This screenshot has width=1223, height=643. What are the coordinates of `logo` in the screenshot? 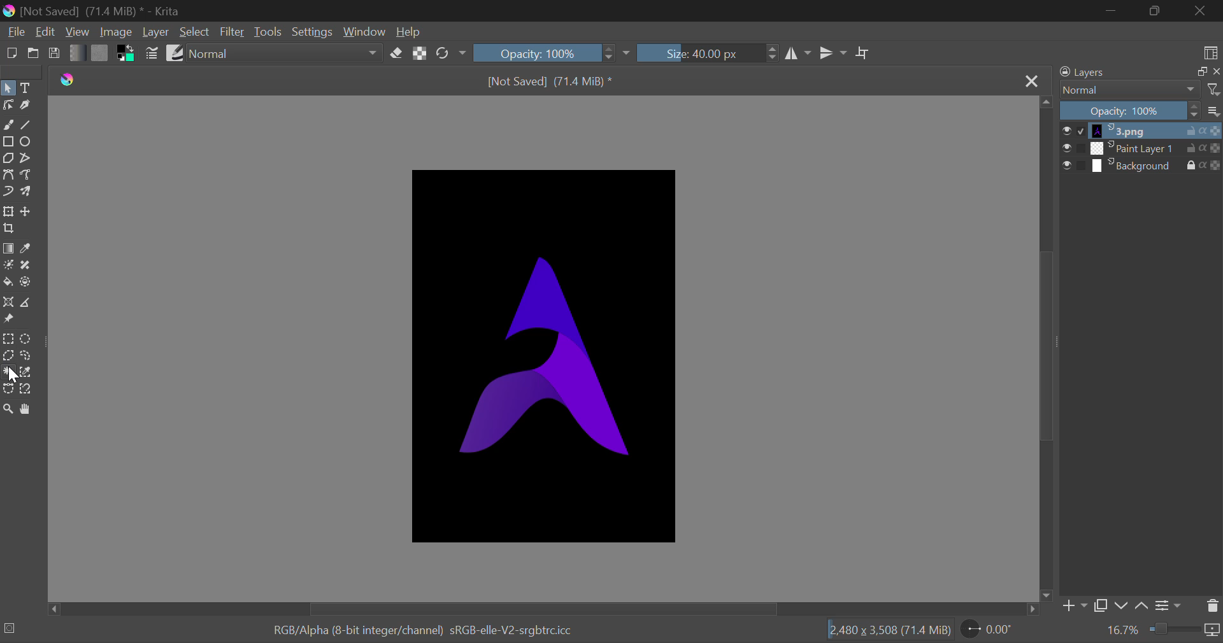 It's located at (70, 80).